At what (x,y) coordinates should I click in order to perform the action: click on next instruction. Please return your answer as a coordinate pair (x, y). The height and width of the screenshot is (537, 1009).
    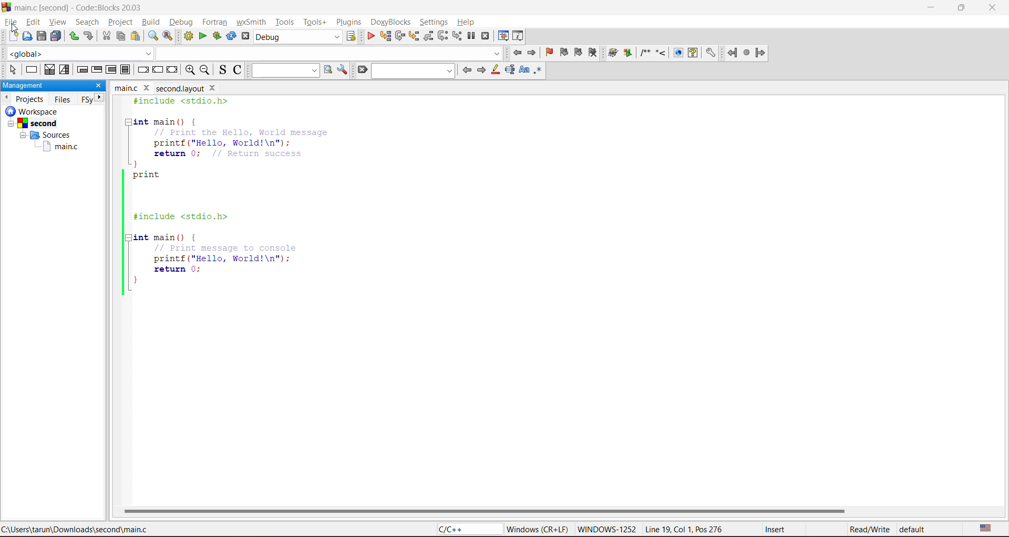
    Looking at the image, I should click on (443, 35).